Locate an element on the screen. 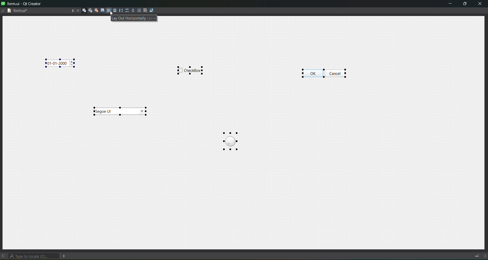 This screenshot has width=488, height=260. vertical layout is located at coordinates (114, 11).